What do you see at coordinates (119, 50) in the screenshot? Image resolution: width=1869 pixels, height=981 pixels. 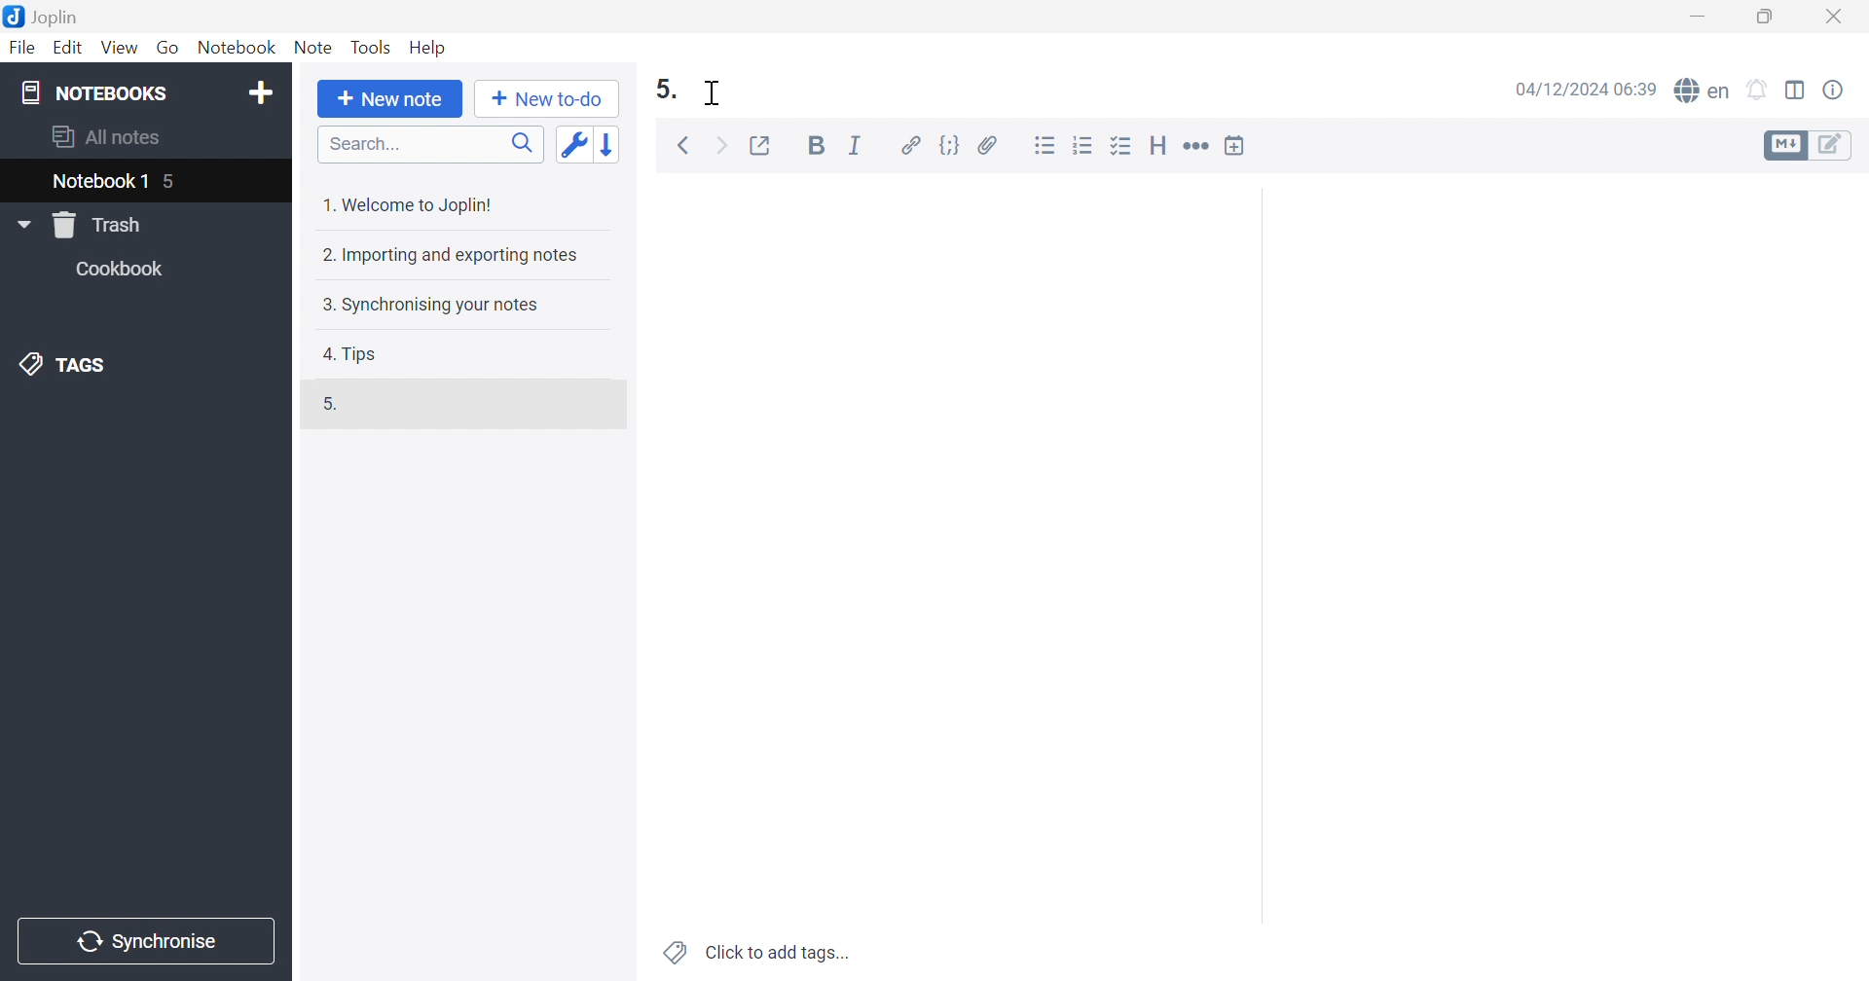 I see `View` at bounding box center [119, 50].